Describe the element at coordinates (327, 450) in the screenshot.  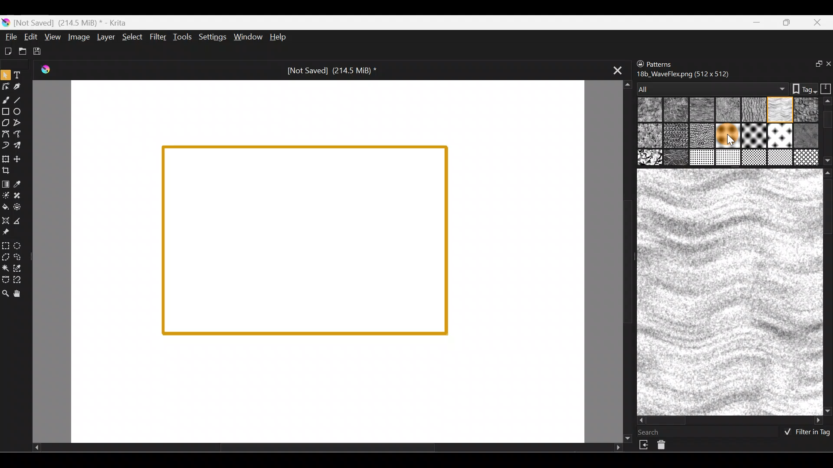
I see `Scroll tab` at that location.